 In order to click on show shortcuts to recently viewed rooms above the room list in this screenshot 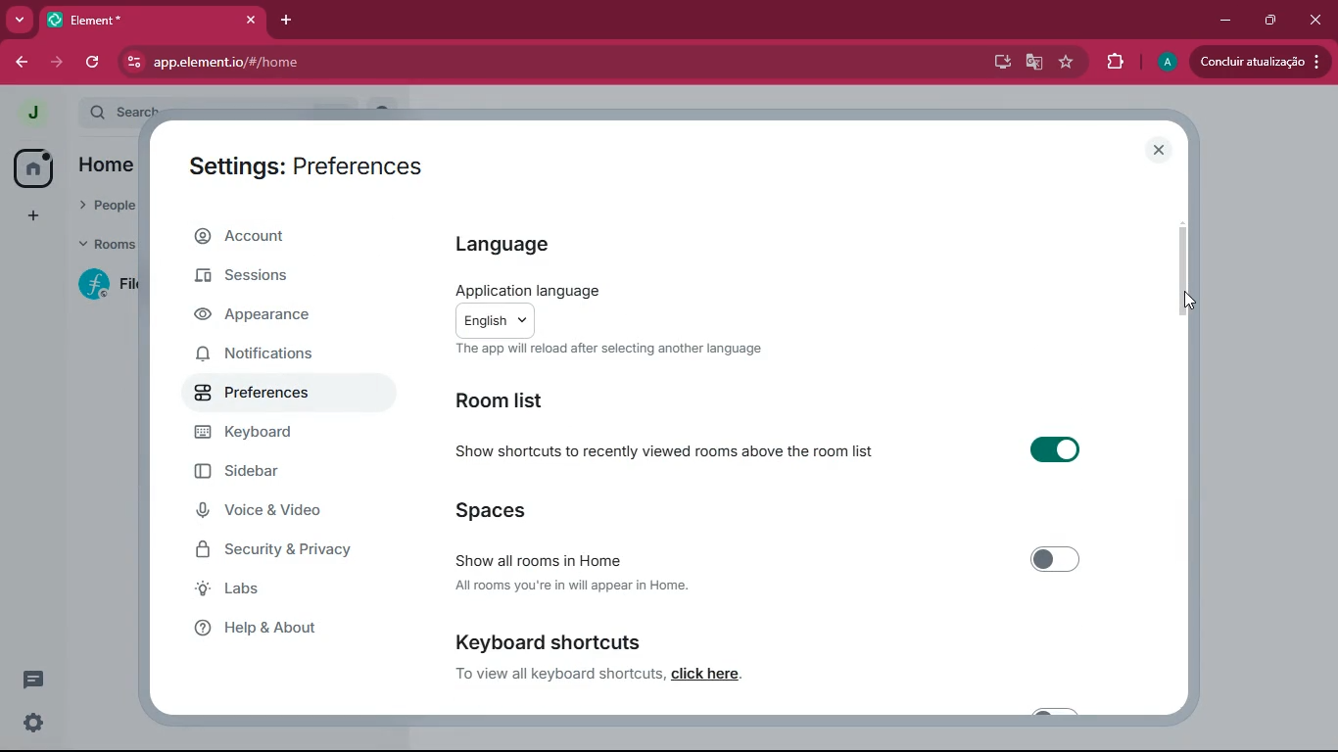, I will do `click(663, 449)`.